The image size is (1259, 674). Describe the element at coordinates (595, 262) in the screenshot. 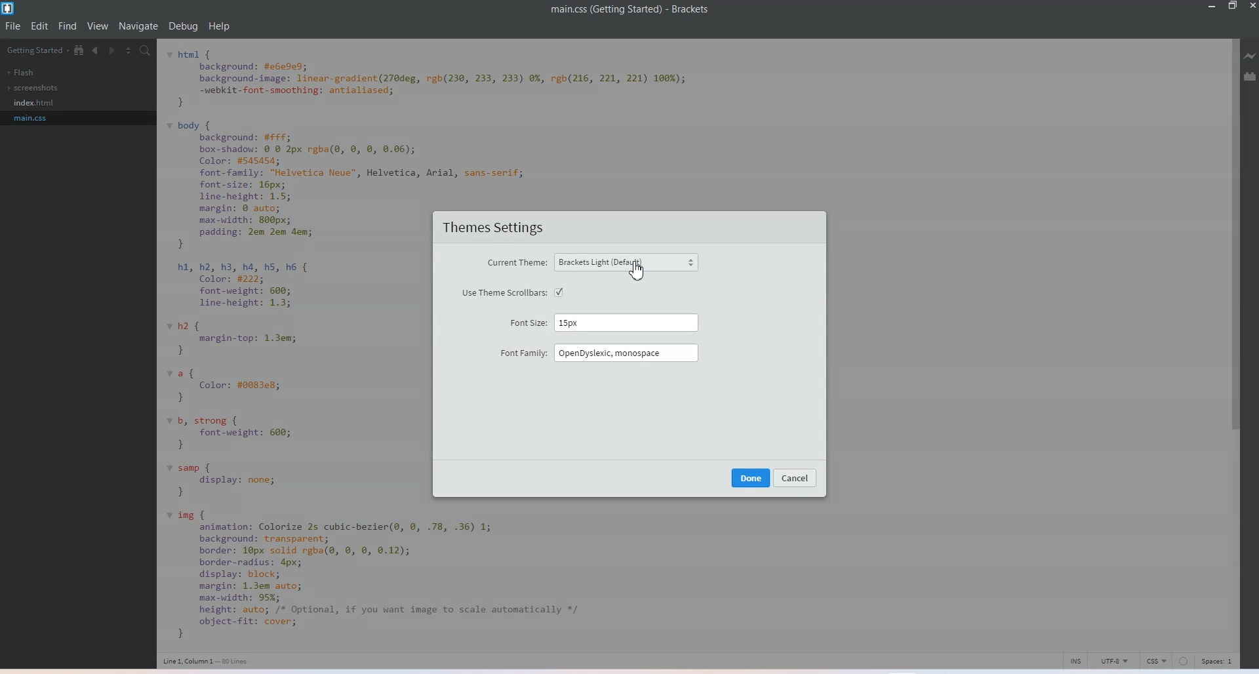

I see `Current theme` at that location.